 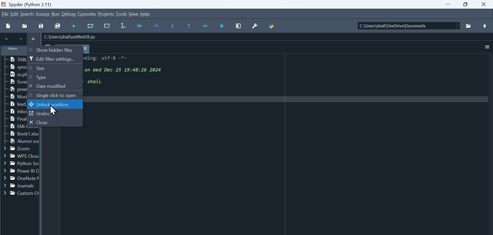 I want to click on Screenshot.., so click(x=14, y=82).